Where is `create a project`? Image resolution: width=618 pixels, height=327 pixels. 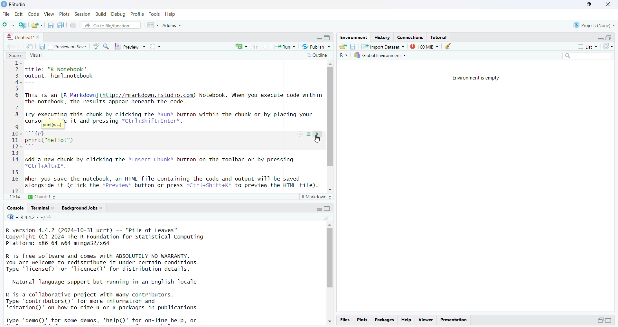 create a project is located at coordinates (23, 25).